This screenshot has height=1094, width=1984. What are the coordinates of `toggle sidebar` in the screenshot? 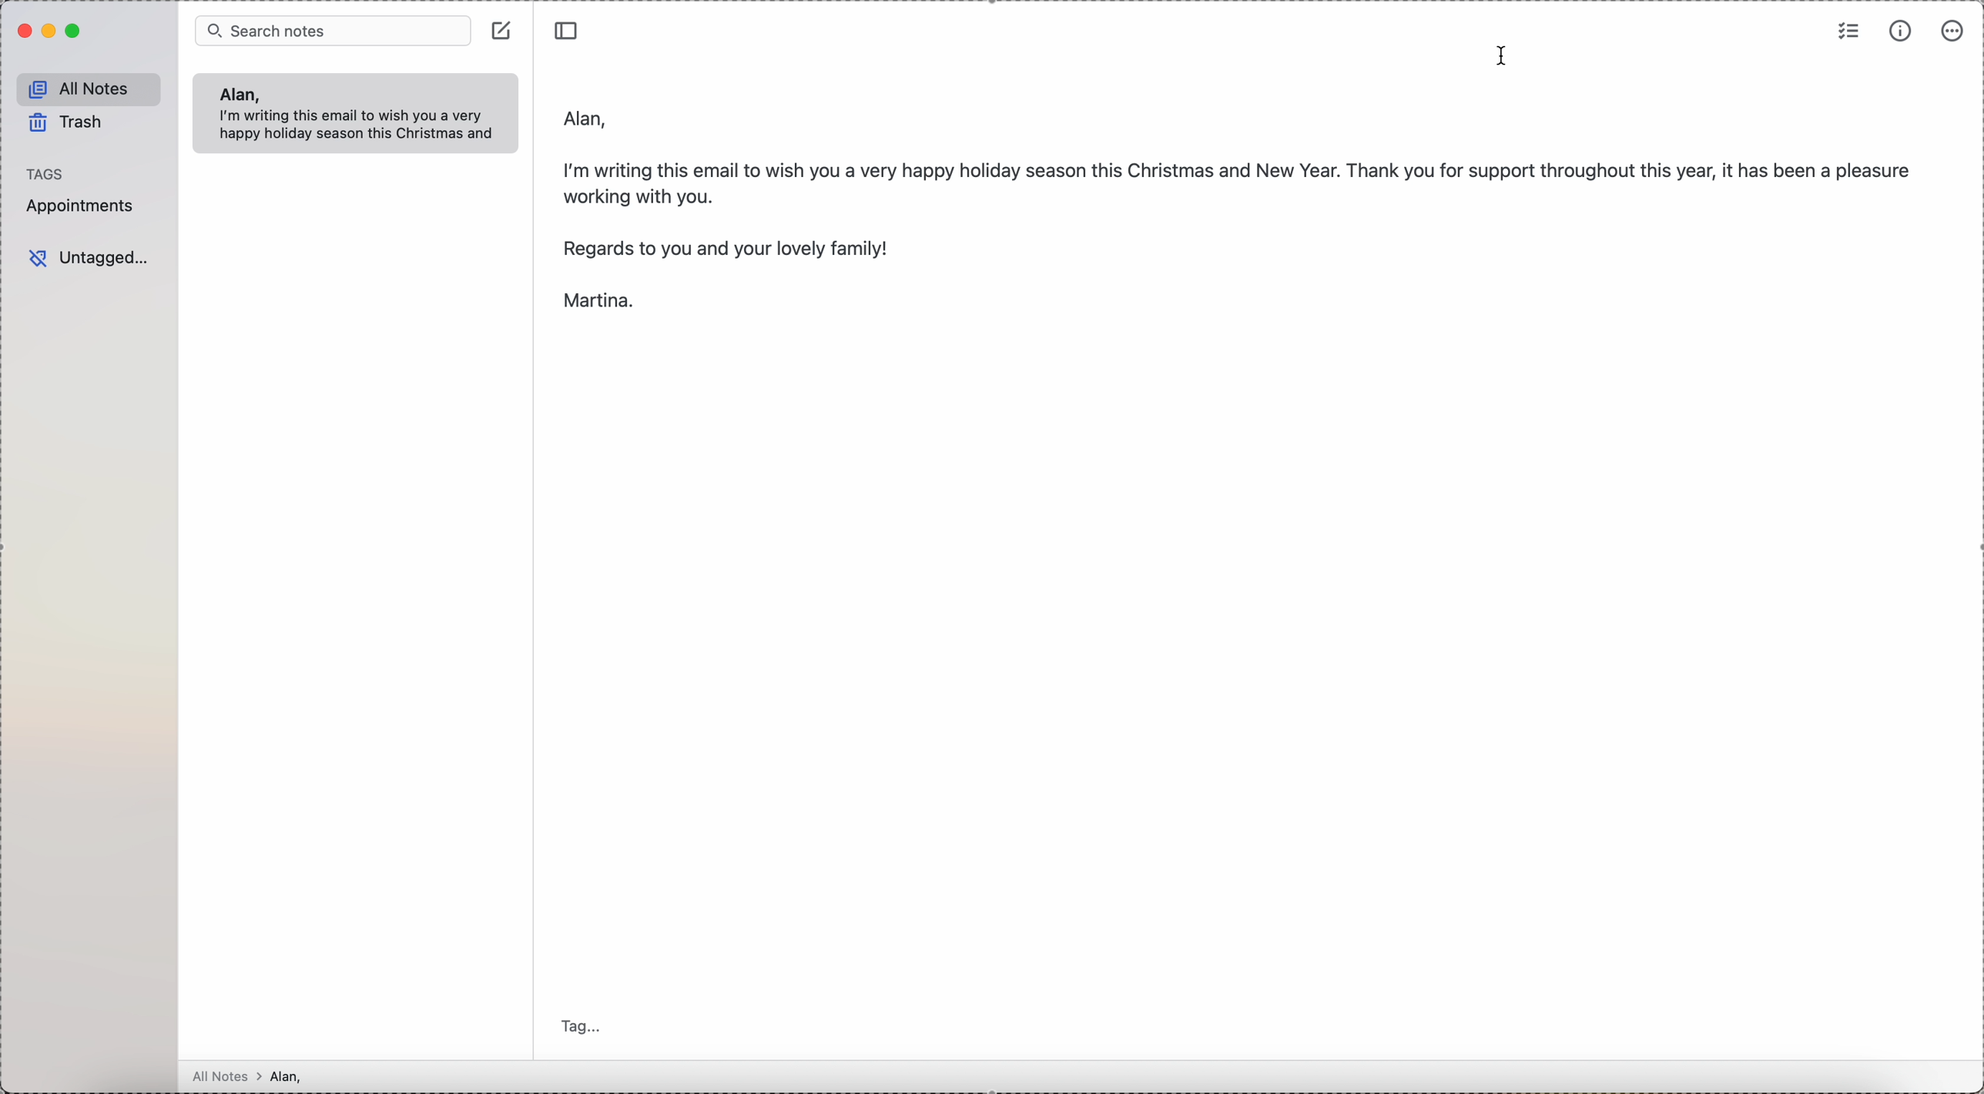 It's located at (568, 28).